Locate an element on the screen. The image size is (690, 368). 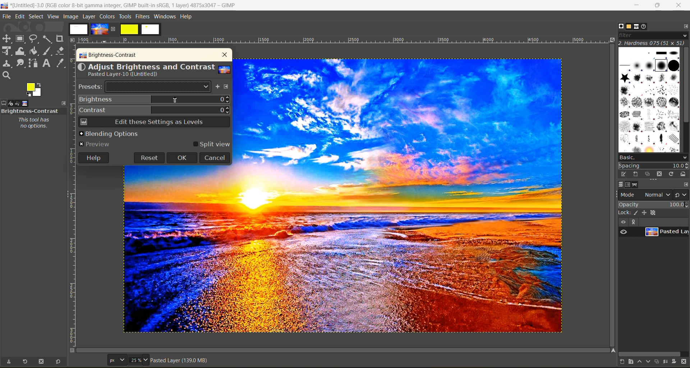
layer is located at coordinates (666, 232).